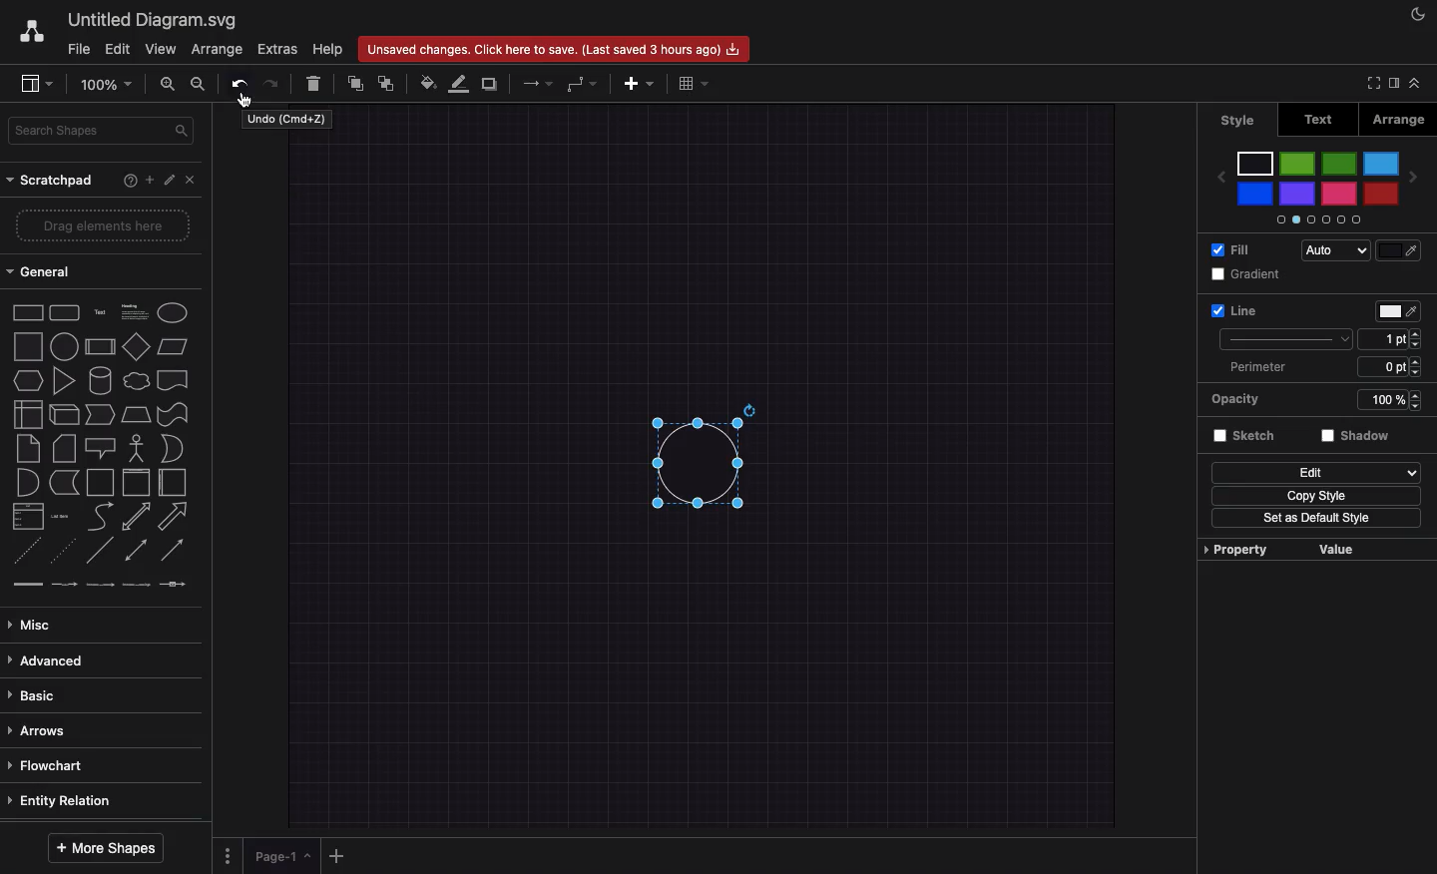  I want to click on page 1, so click(280, 856).